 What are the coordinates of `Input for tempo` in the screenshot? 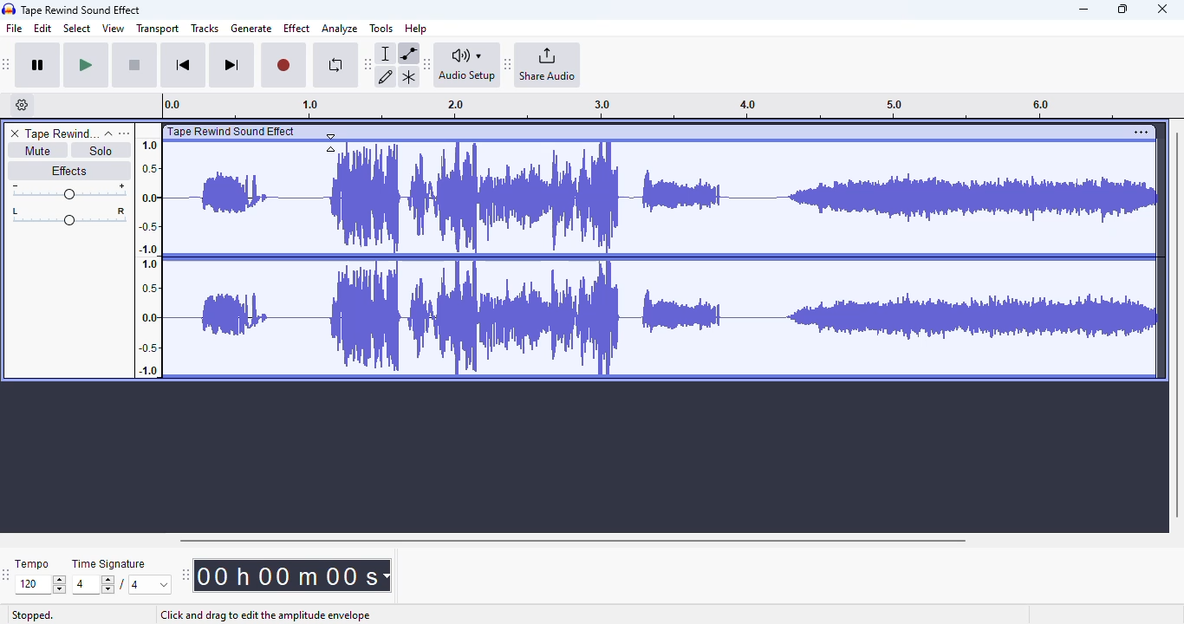 It's located at (40, 585).